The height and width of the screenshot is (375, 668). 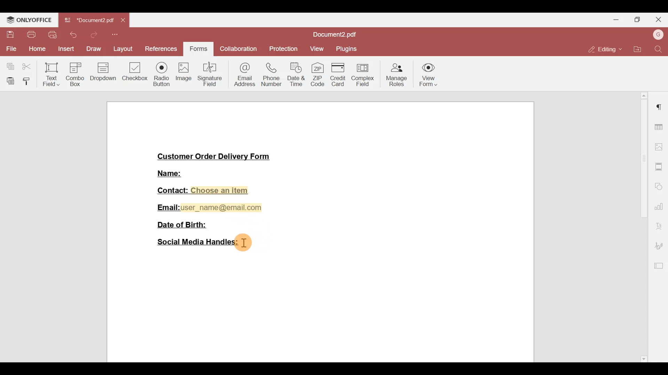 I want to click on Close, so click(x=660, y=20).